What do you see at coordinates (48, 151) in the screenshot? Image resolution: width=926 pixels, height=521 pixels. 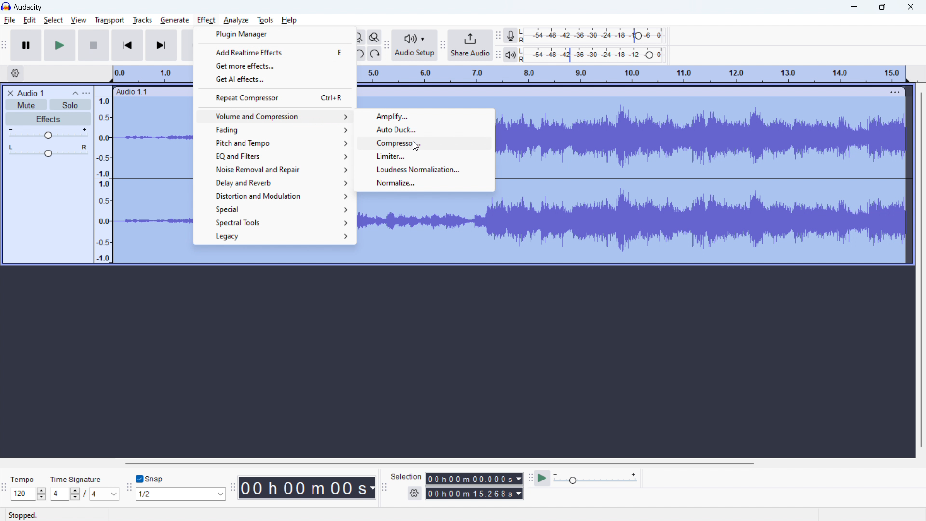 I see `pan: center` at bounding box center [48, 151].